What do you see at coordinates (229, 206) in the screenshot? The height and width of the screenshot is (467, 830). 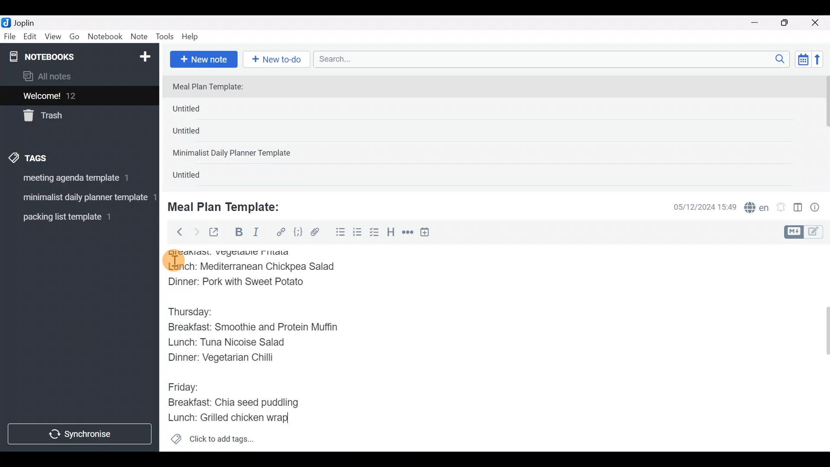 I see `Meal Plan Template:` at bounding box center [229, 206].